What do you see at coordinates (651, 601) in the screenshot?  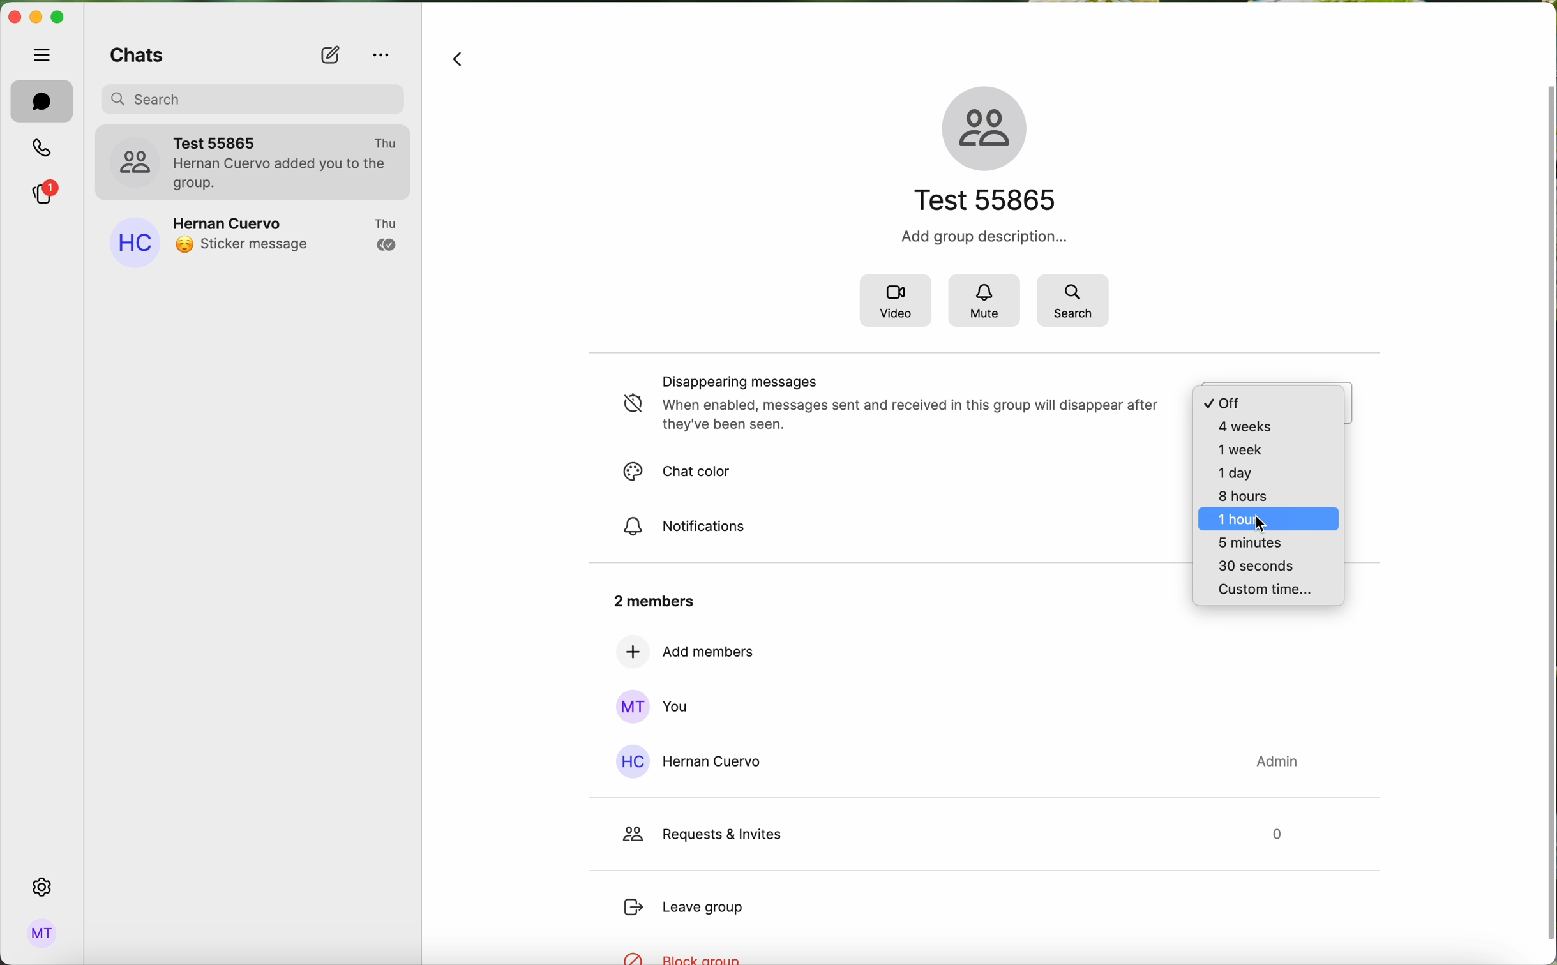 I see `2 members` at bounding box center [651, 601].